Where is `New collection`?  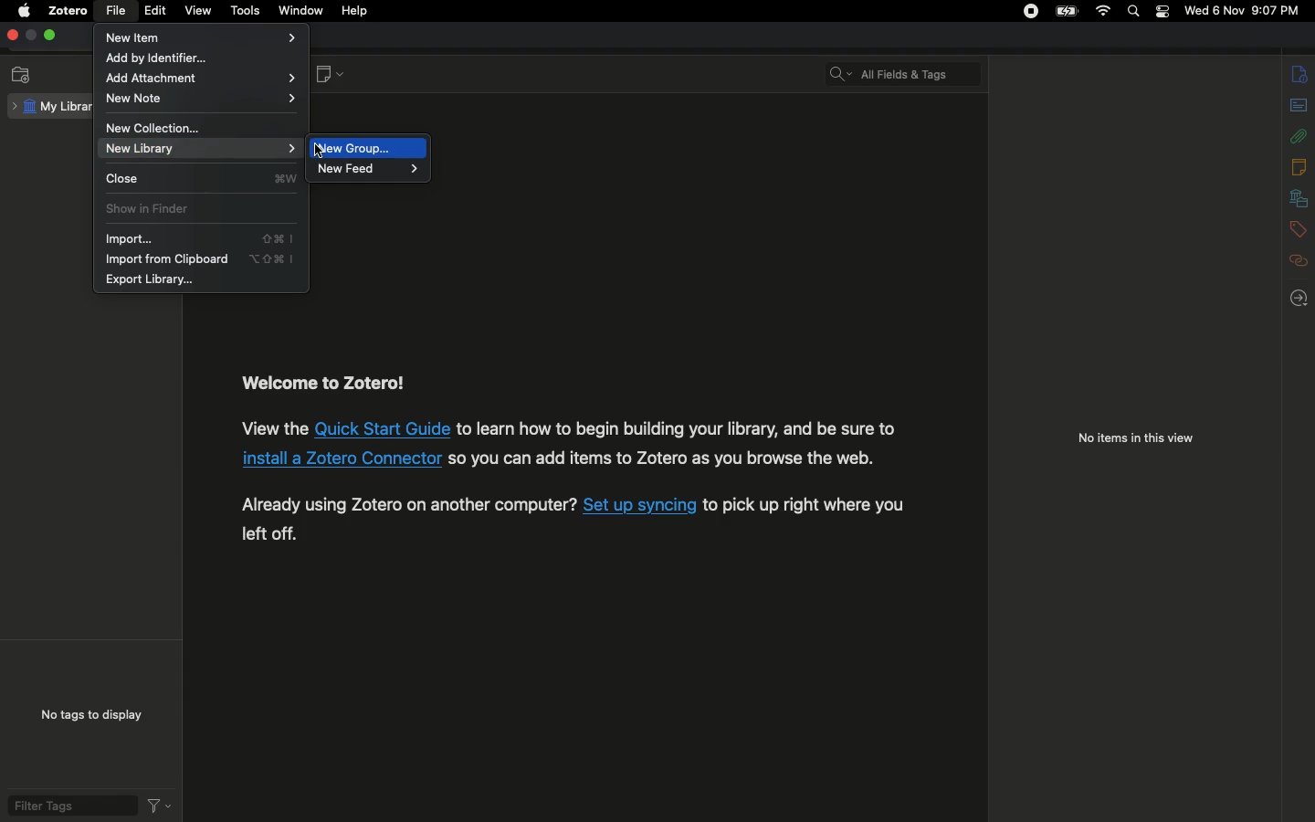 New collection is located at coordinates (22, 75).